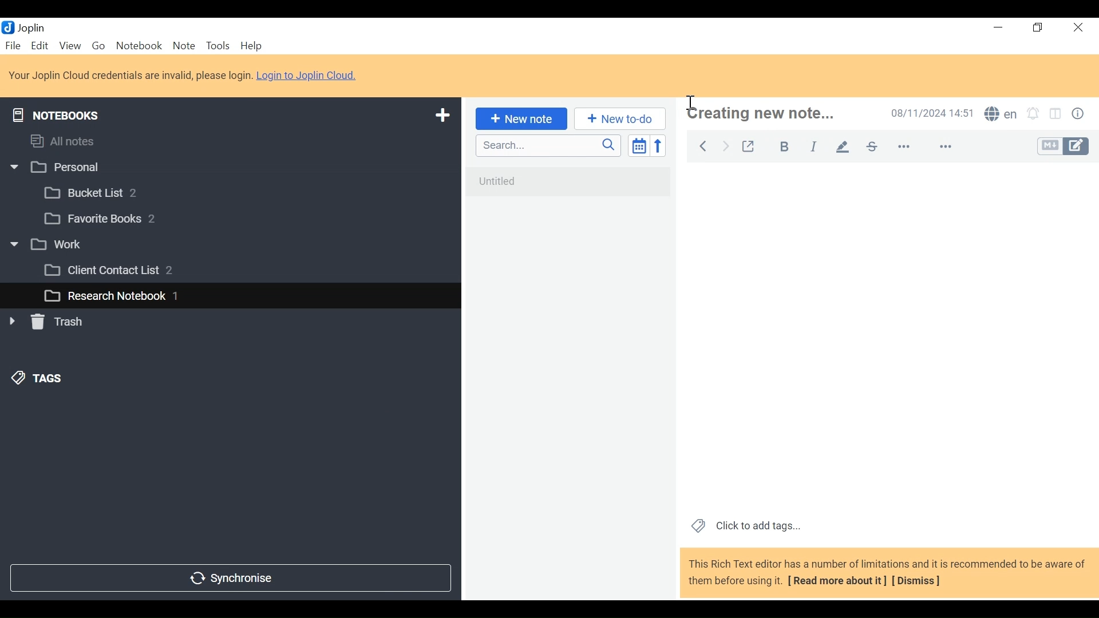 The width and height of the screenshot is (1099, 618). Describe the element at coordinates (98, 45) in the screenshot. I see `Go` at that location.